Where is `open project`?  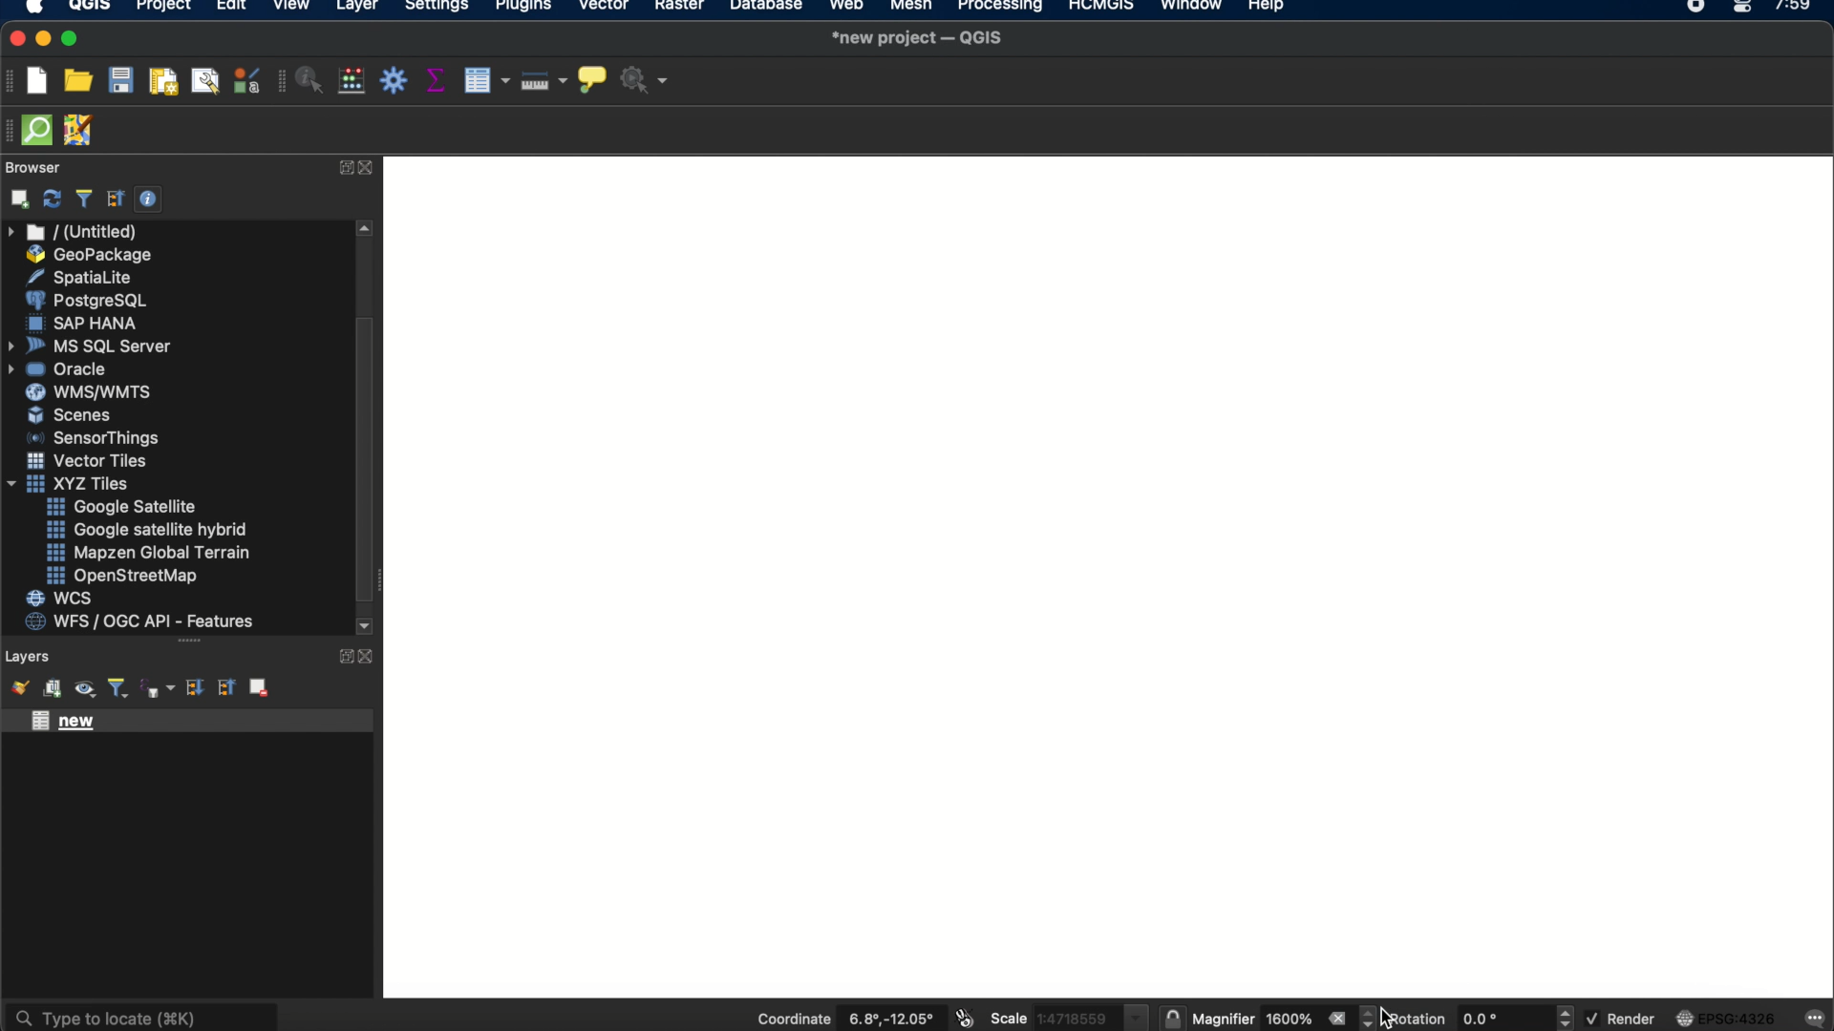 open project is located at coordinates (77, 81).